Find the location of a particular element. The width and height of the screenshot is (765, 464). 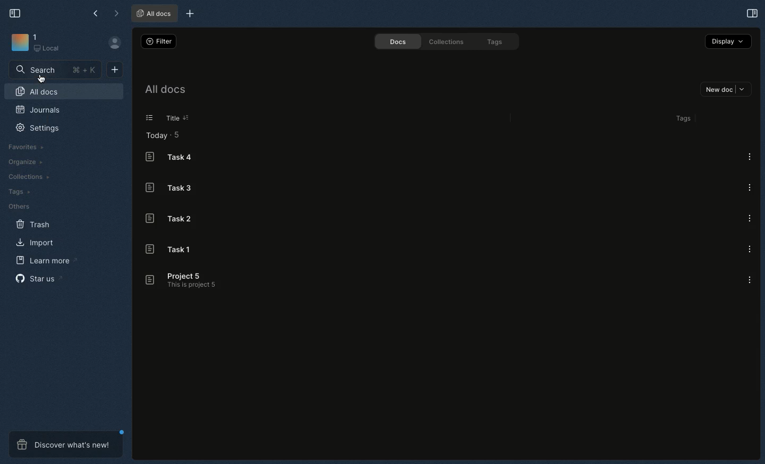

Task 1 is located at coordinates (171, 250).